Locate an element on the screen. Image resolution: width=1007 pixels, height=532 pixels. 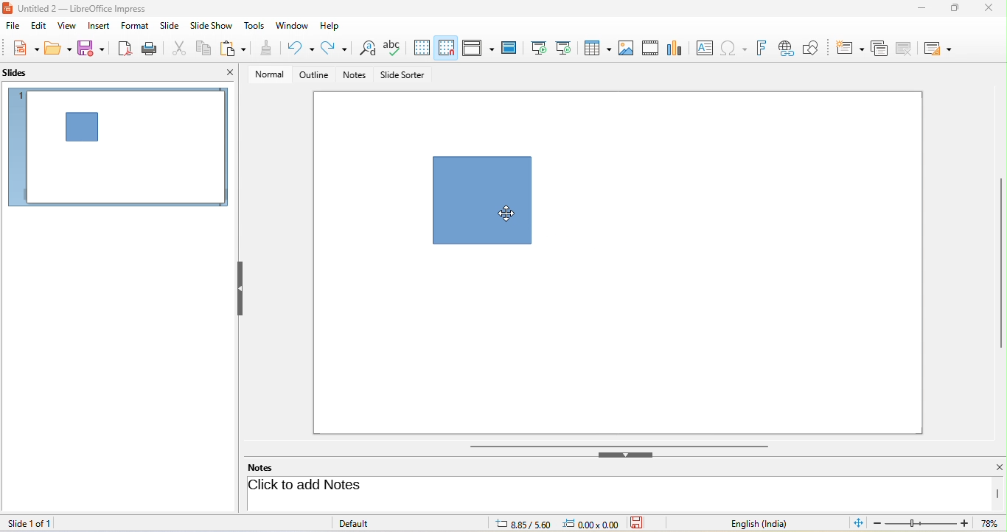
vertical scroll bar is located at coordinates (998, 494).